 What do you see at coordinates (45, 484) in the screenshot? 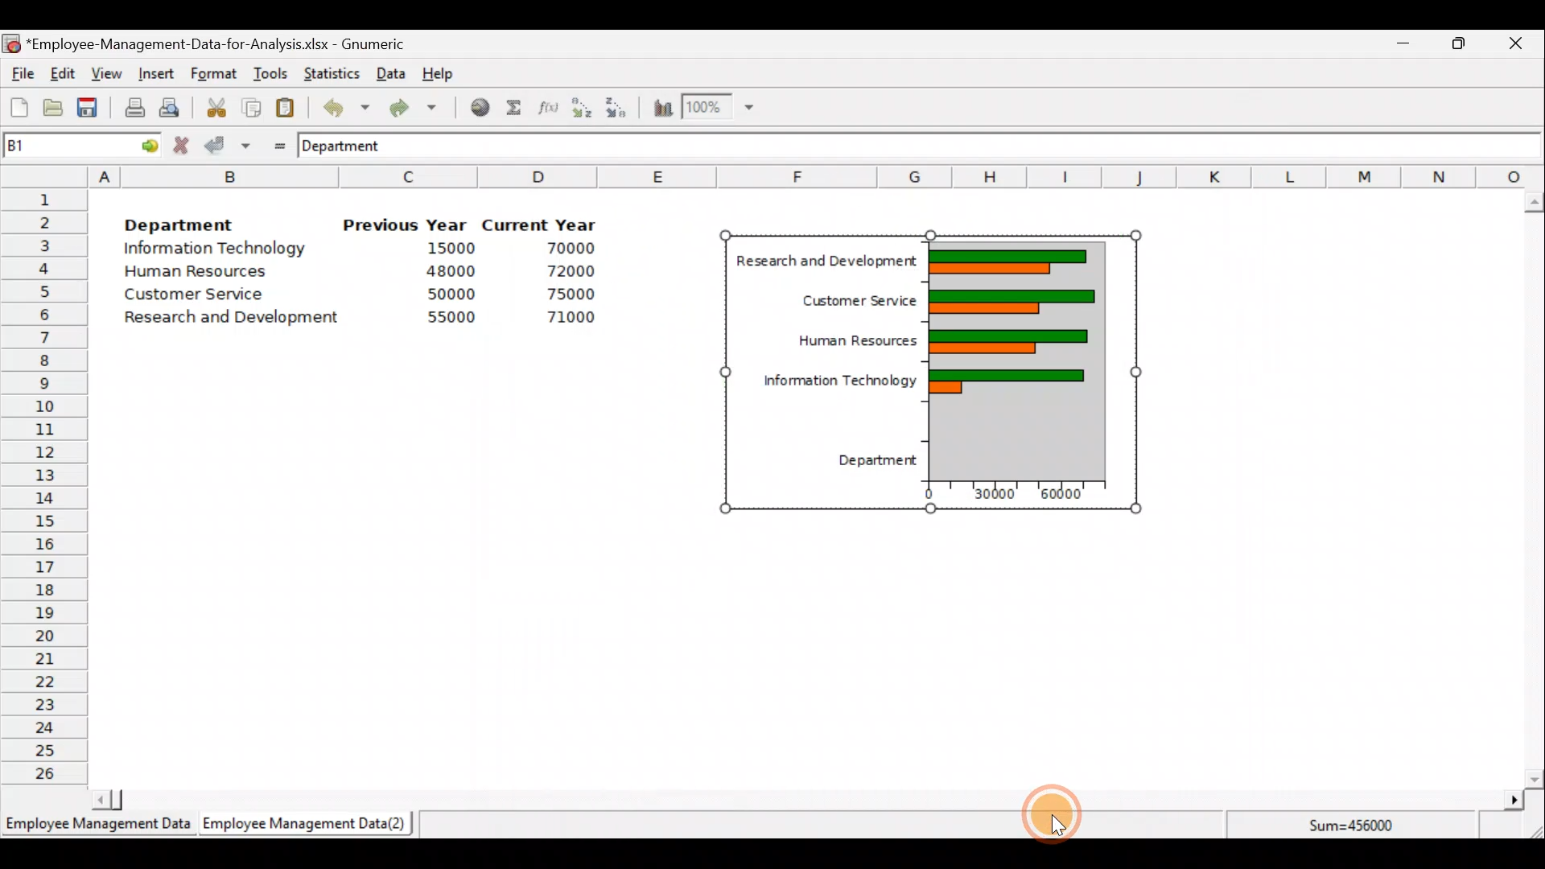
I see `Rows` at bounding box center [45, 484].